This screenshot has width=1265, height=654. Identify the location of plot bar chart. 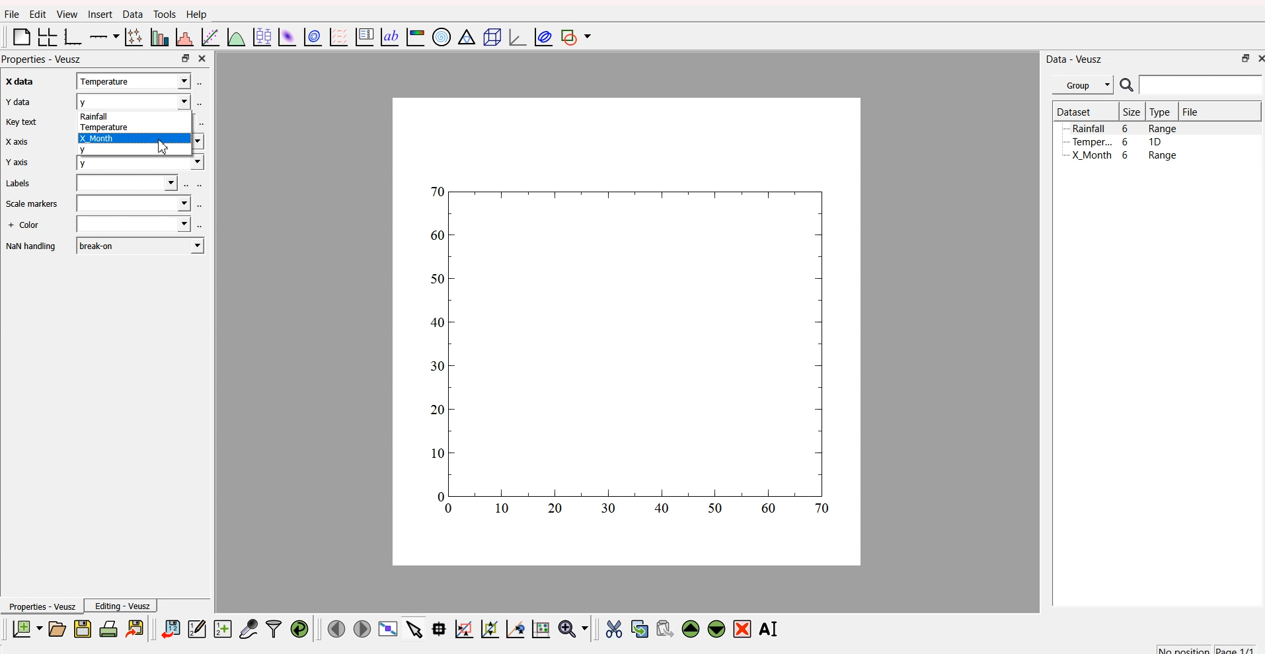
(157, 36).